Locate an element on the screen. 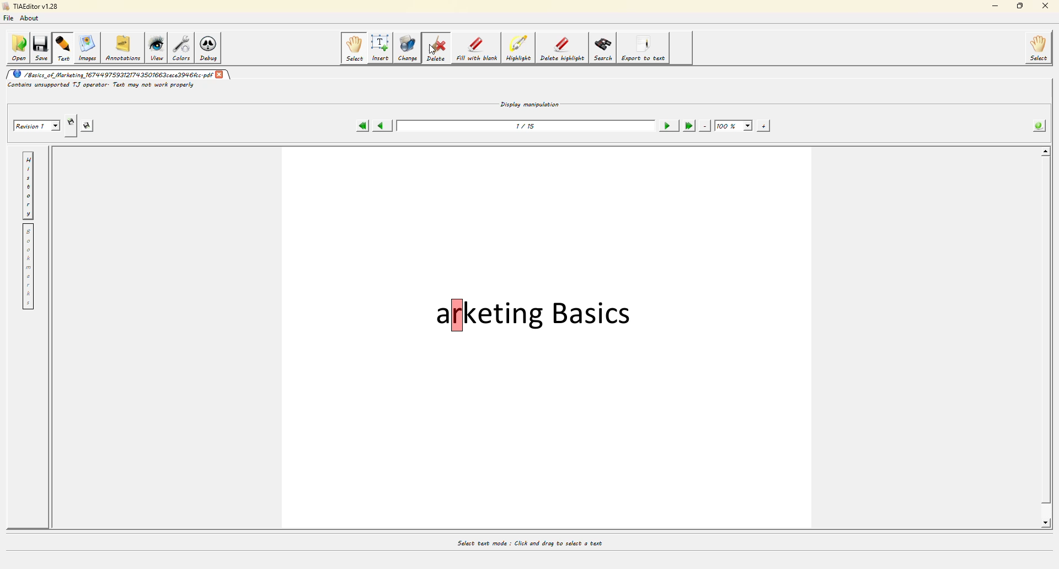  move up is located at coordinates (1046, 151).